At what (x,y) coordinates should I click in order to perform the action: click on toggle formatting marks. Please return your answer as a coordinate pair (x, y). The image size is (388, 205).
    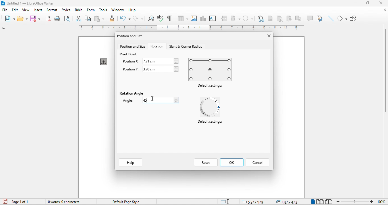
    Looking at the image, I should click on (170, 18).